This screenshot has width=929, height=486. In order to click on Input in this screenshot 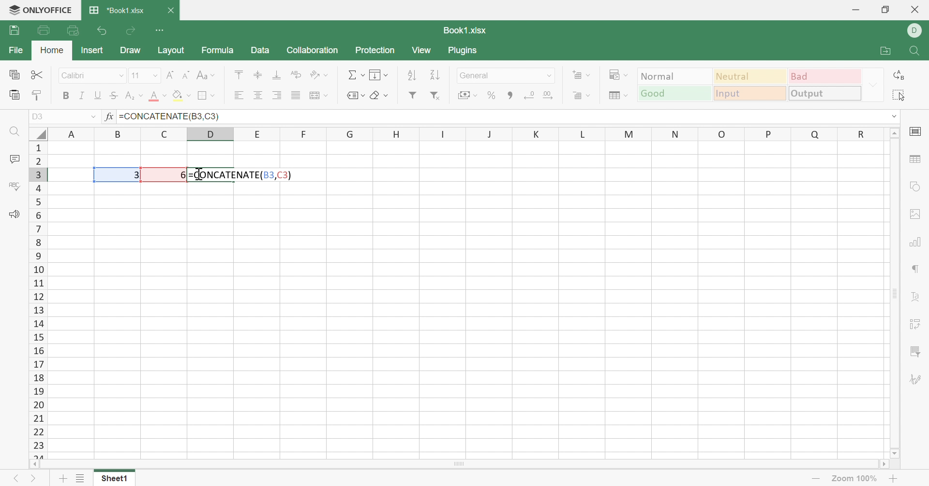, I will do `click(749, 93)`.